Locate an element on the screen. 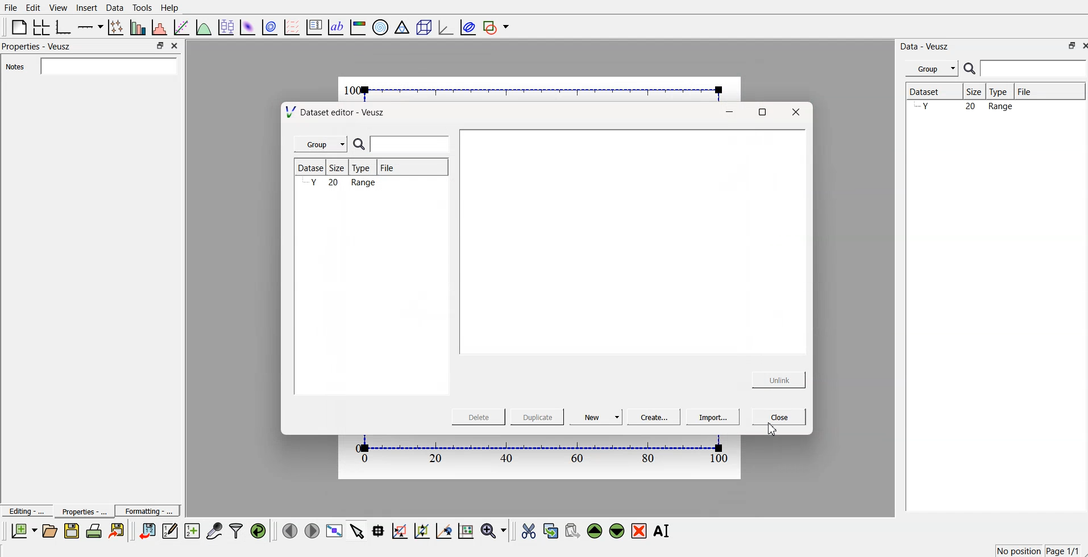  add an axis to the plot is located at coordinates (90, 26).